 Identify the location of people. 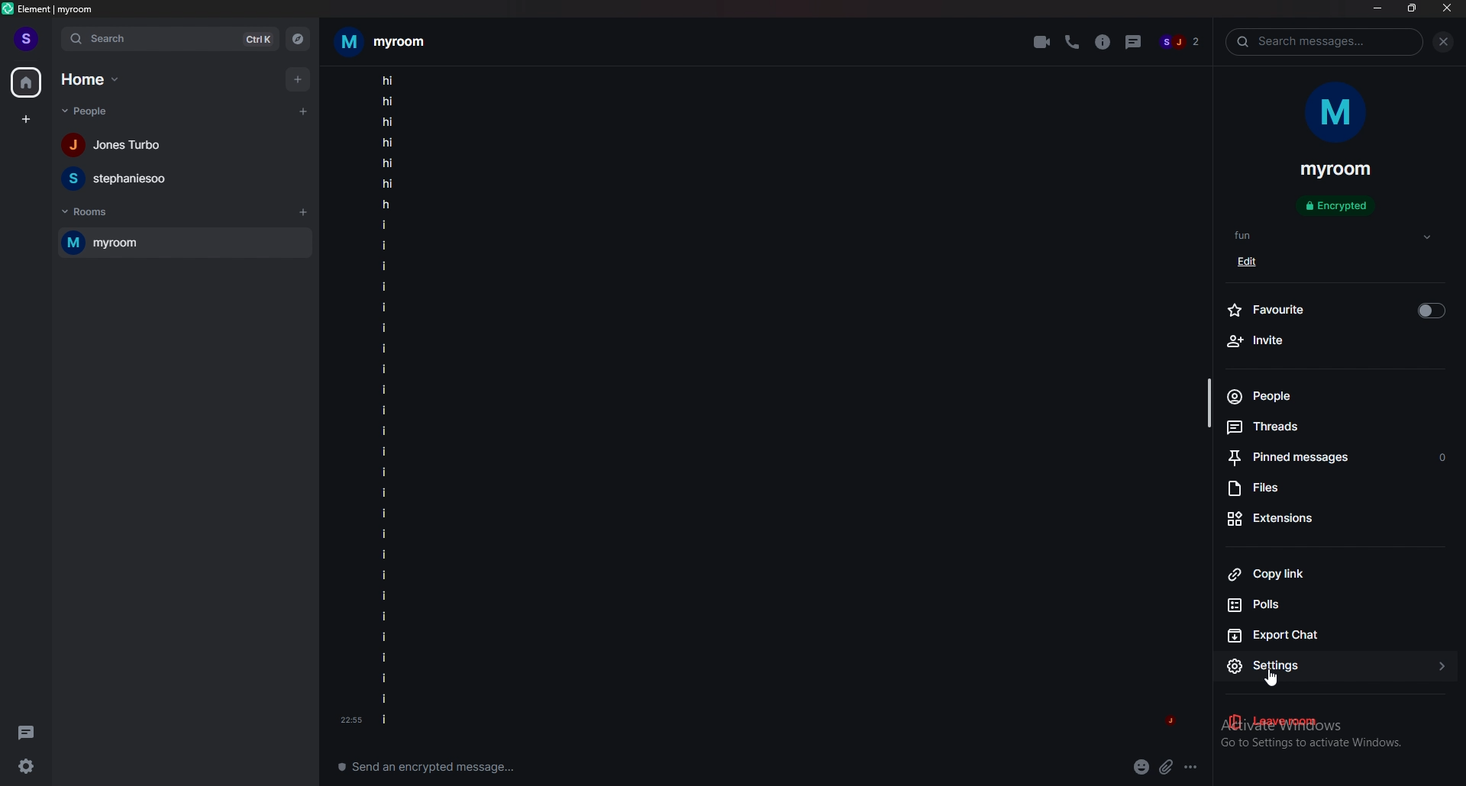
(1326, 396).